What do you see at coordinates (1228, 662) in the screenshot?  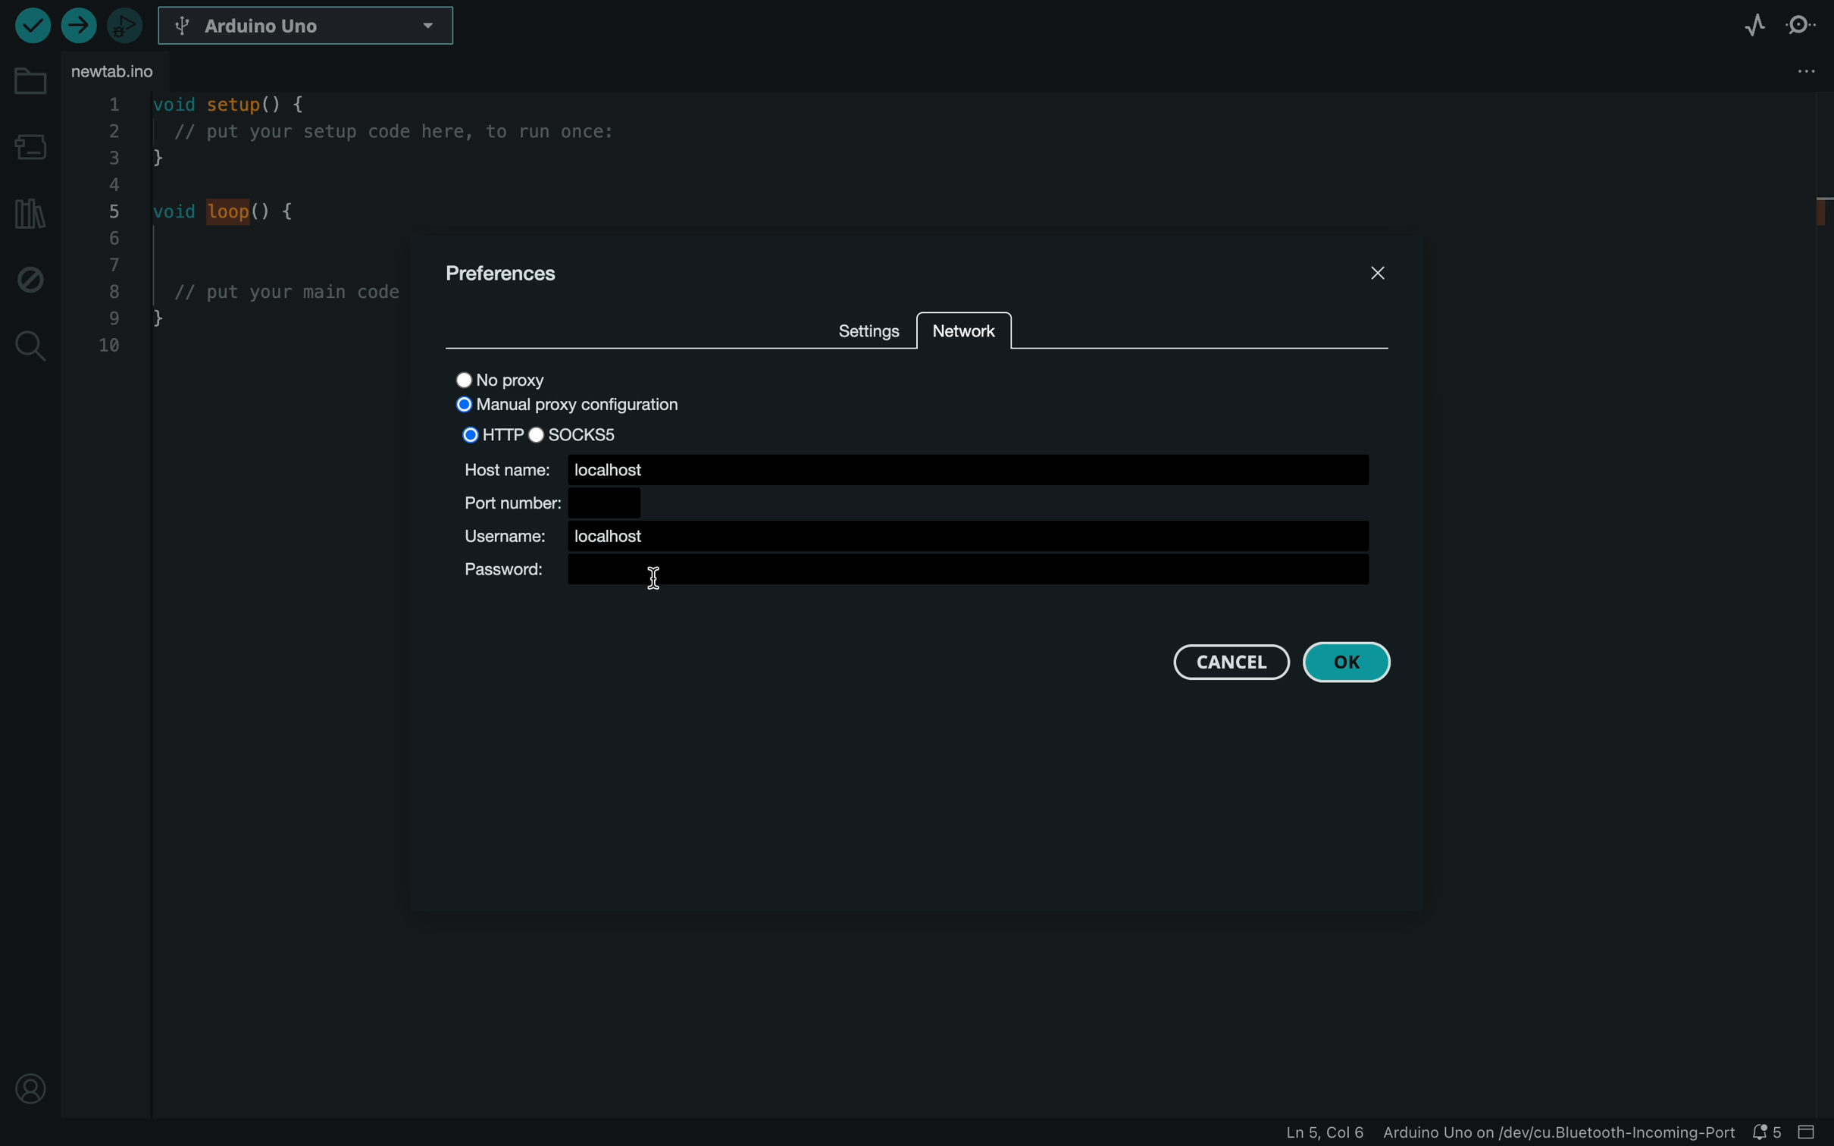 I see `cancel` at bounding box center [1228, 662].